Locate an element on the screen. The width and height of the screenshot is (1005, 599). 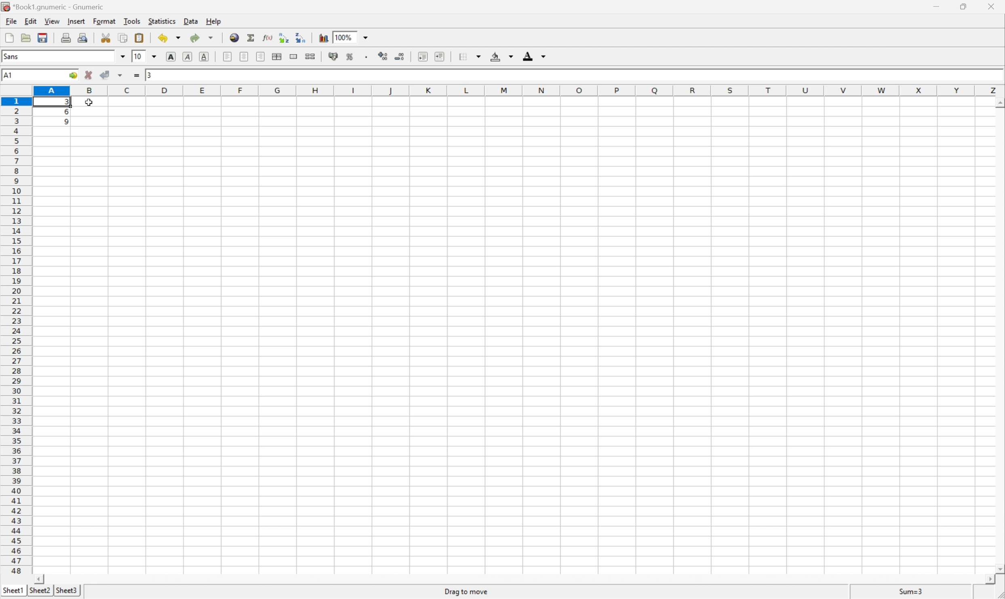
Split the ranges of merged cells is located at coordinates (310, 57).